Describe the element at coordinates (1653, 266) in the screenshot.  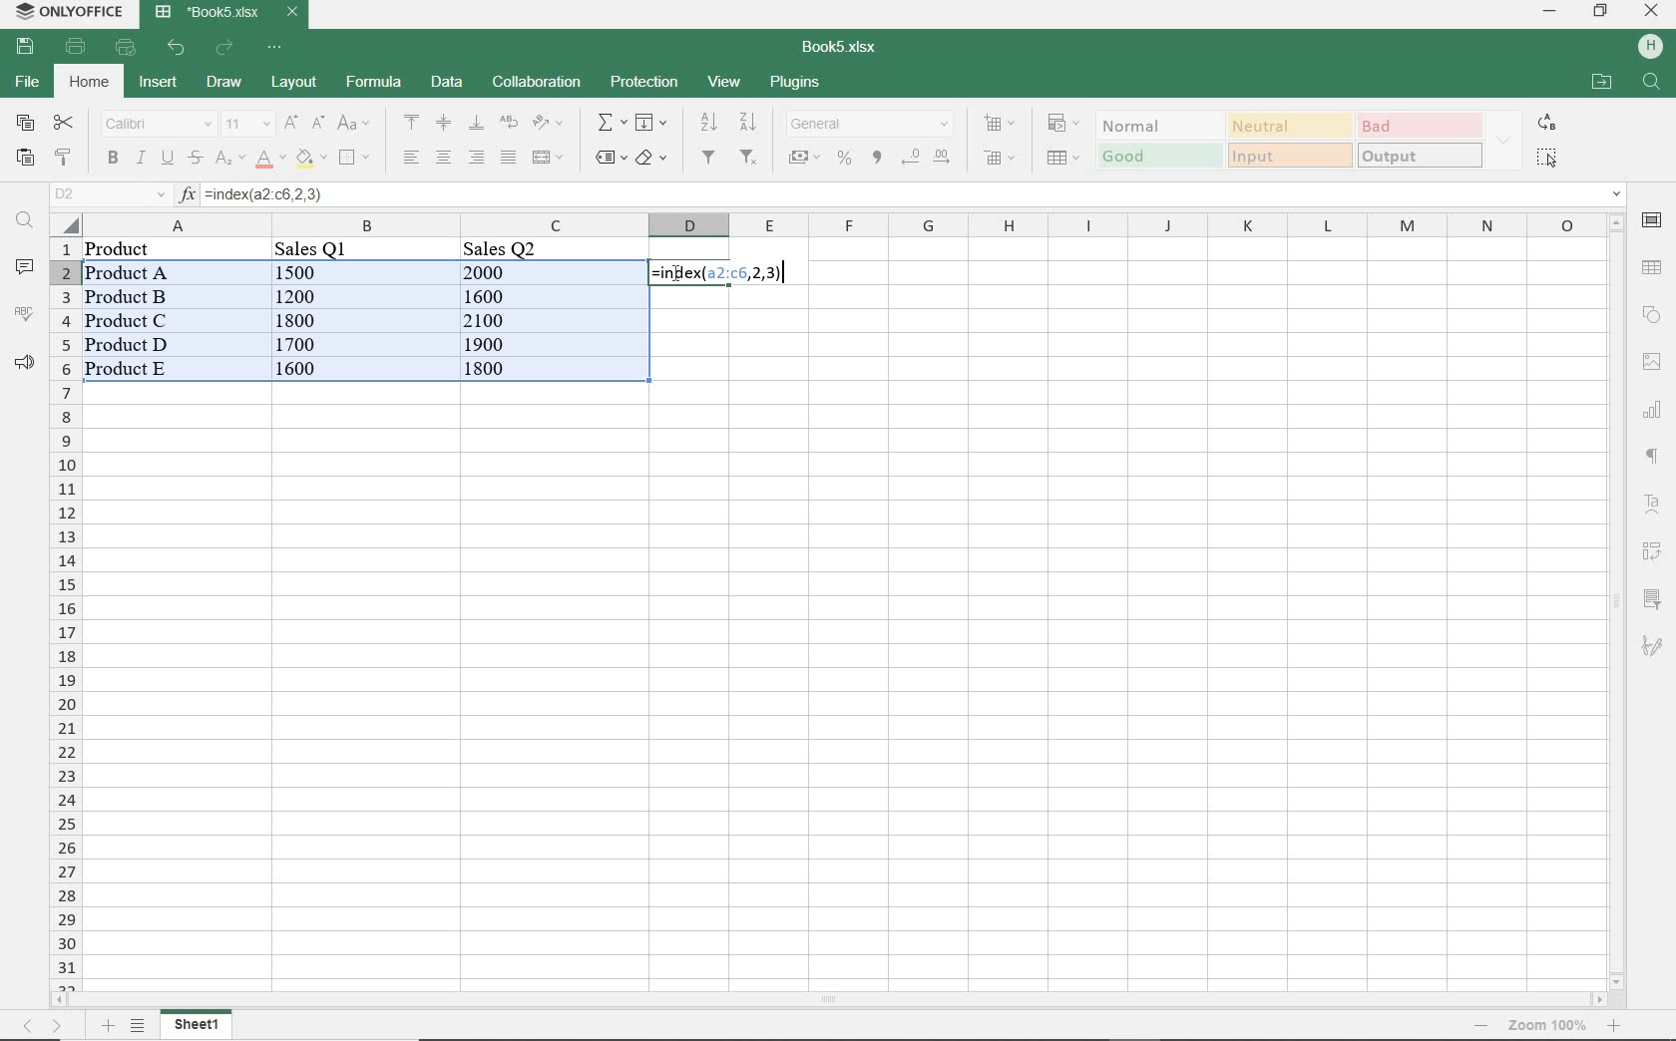
I see `table` at that location.